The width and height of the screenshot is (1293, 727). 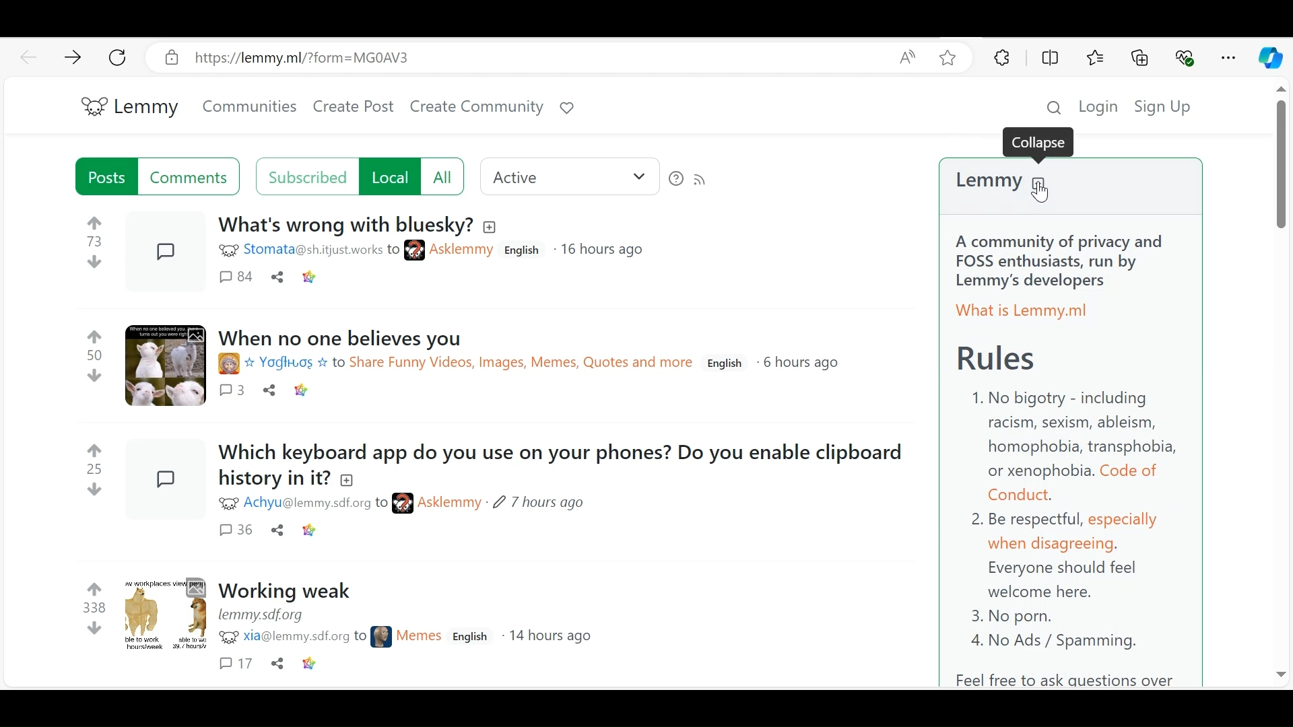 I want to click on Share, so click(x=277, y=530).